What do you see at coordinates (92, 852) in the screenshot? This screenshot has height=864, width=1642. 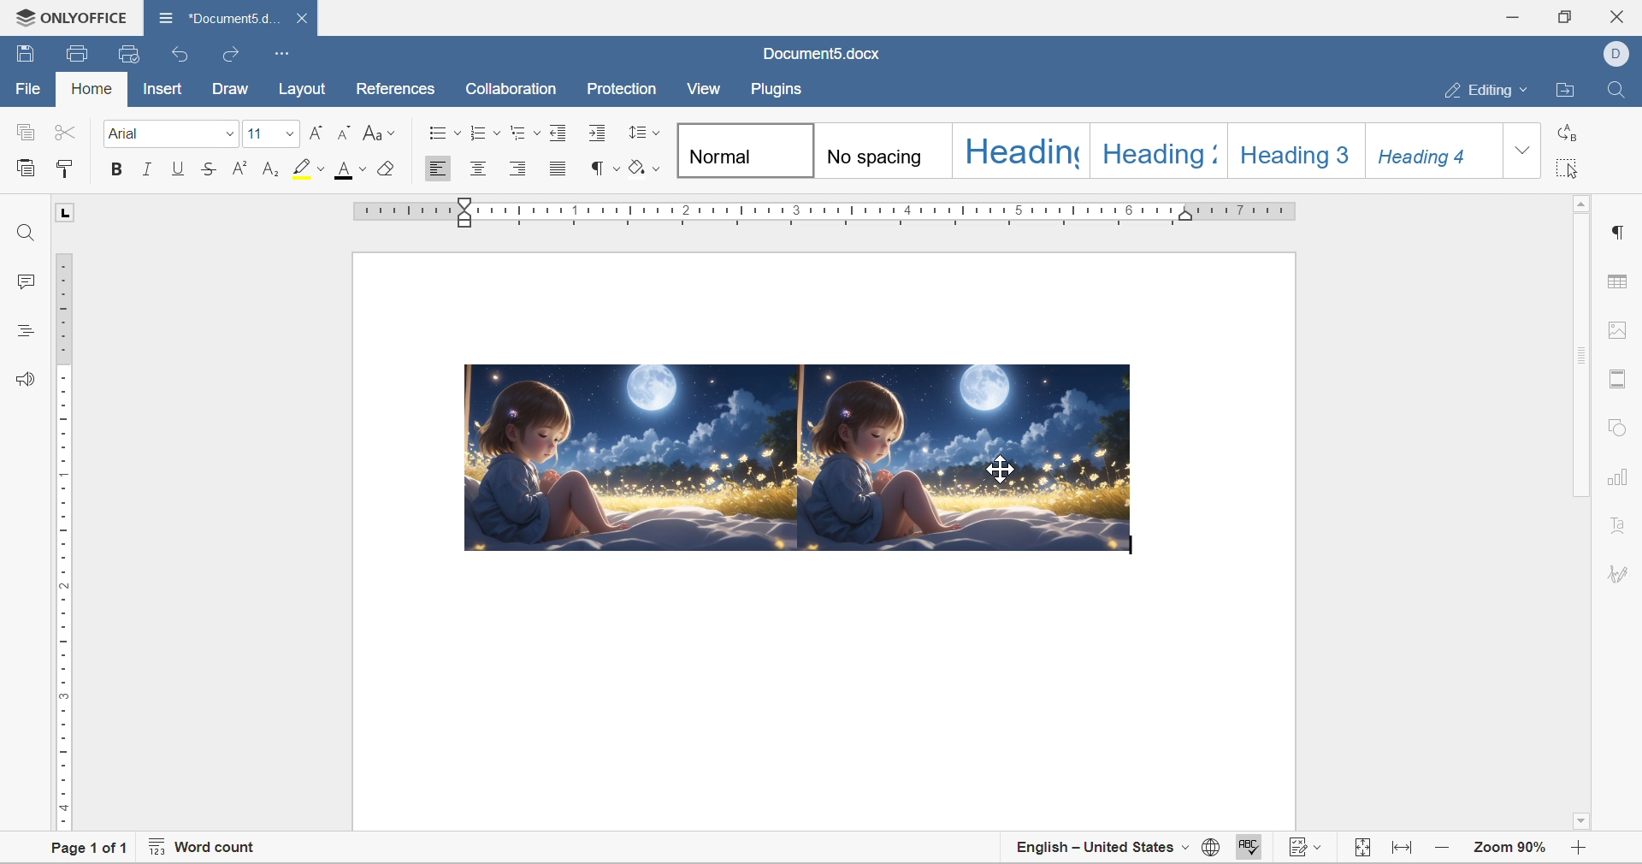 I see `page 1 of 1` at bounding box center [92, 852].